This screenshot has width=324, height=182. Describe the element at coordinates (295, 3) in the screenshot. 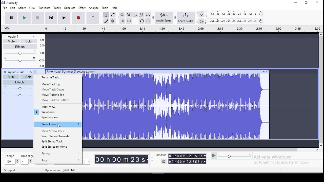

I see `minimize` at that location.